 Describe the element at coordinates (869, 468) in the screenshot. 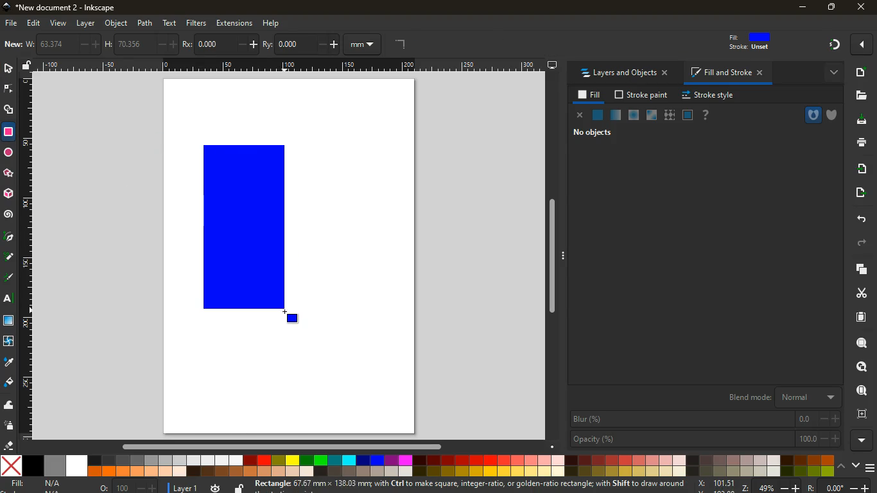

I see `menu` at that location.